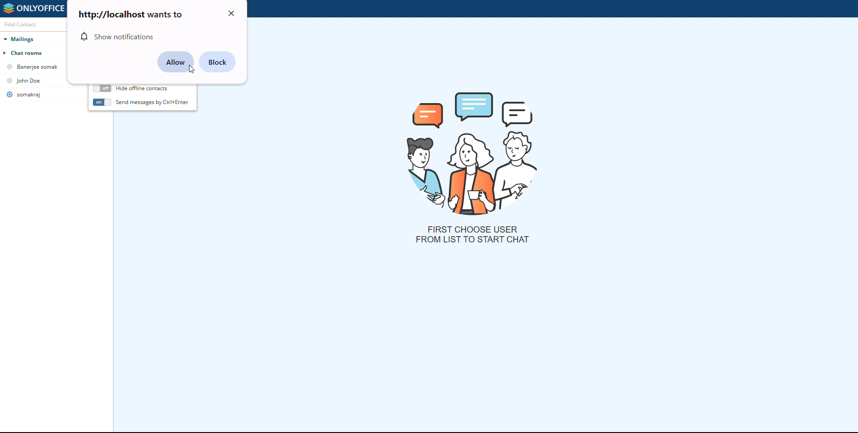  I want to click on mailings, so click(36, 38).